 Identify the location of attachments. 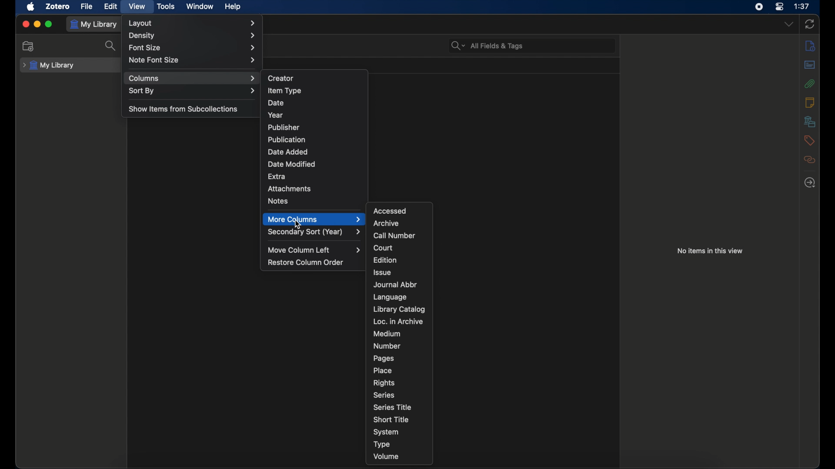
(290, 189).